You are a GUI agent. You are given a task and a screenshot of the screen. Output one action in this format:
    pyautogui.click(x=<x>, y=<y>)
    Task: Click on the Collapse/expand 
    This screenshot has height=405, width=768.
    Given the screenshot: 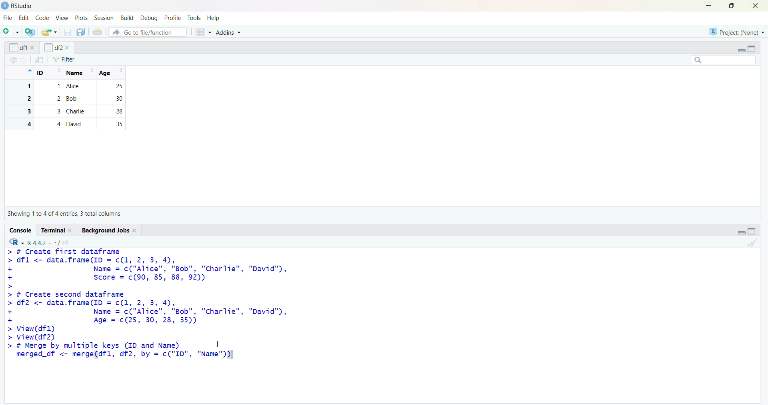 What is the action you would take?
    pyautogui.click(x=741, y=51)
    